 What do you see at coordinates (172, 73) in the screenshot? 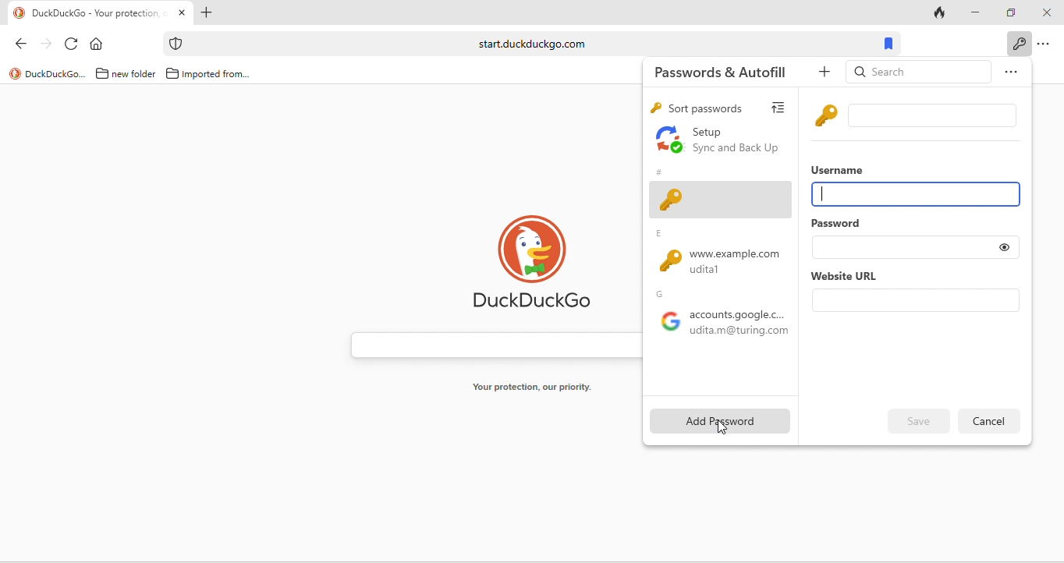
I see `folder icon` at bounding box center [172, 73].